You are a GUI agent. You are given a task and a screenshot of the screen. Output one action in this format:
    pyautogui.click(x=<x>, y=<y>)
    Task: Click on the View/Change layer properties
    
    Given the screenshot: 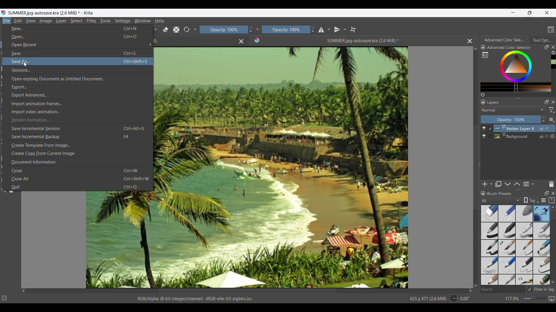 What is the action you would take?
    pyautogui.click(x=528, y=184)
    